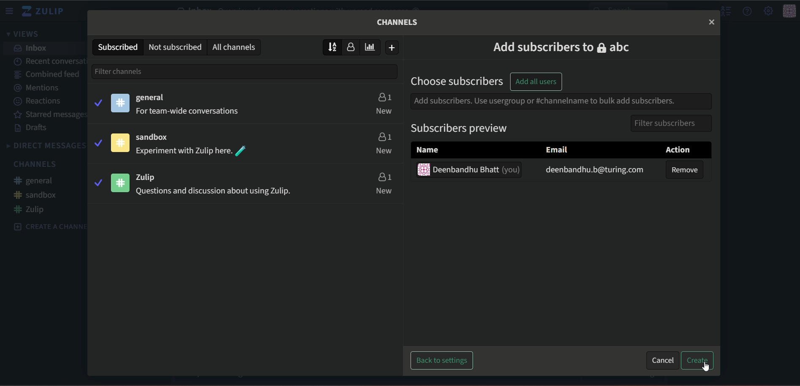  Describe the element at coordinates (443, 360) in the screenshot. I see `back to settings` at that location.